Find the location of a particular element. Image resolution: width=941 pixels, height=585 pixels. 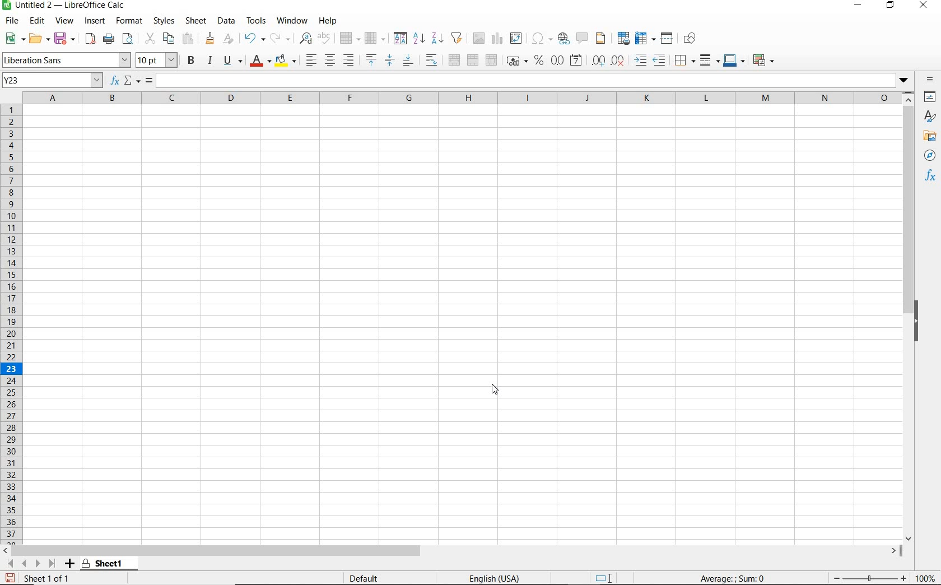

SCROLL TO NEXT SHEET is located at coordinates (31, 563).